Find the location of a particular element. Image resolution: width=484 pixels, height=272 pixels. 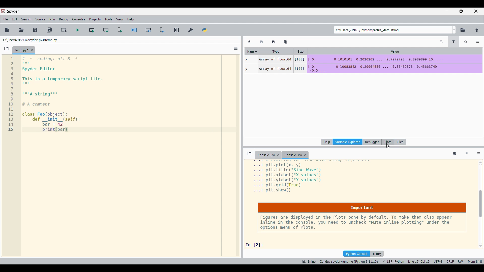

Maximize current pane is located at coordinates (177, 30).